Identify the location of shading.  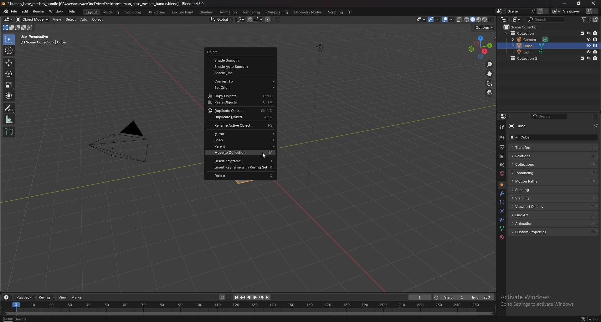
(491, 19).